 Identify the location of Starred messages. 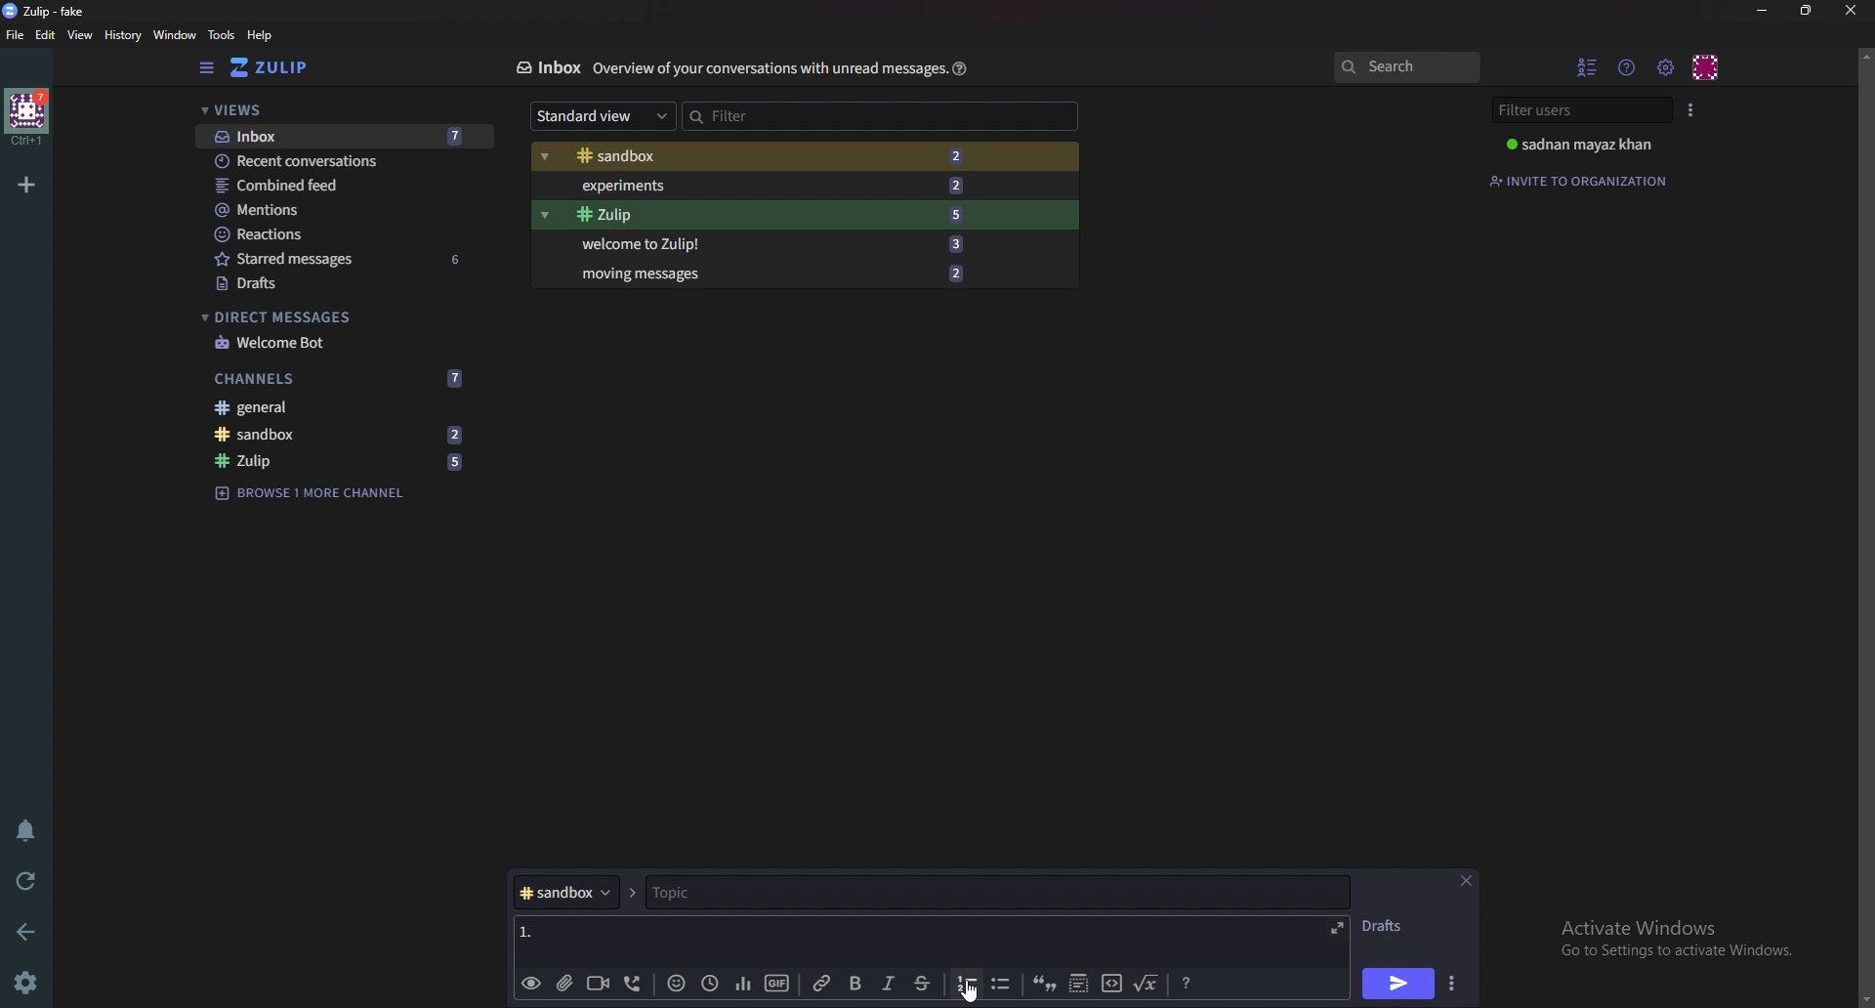
(342, 259).